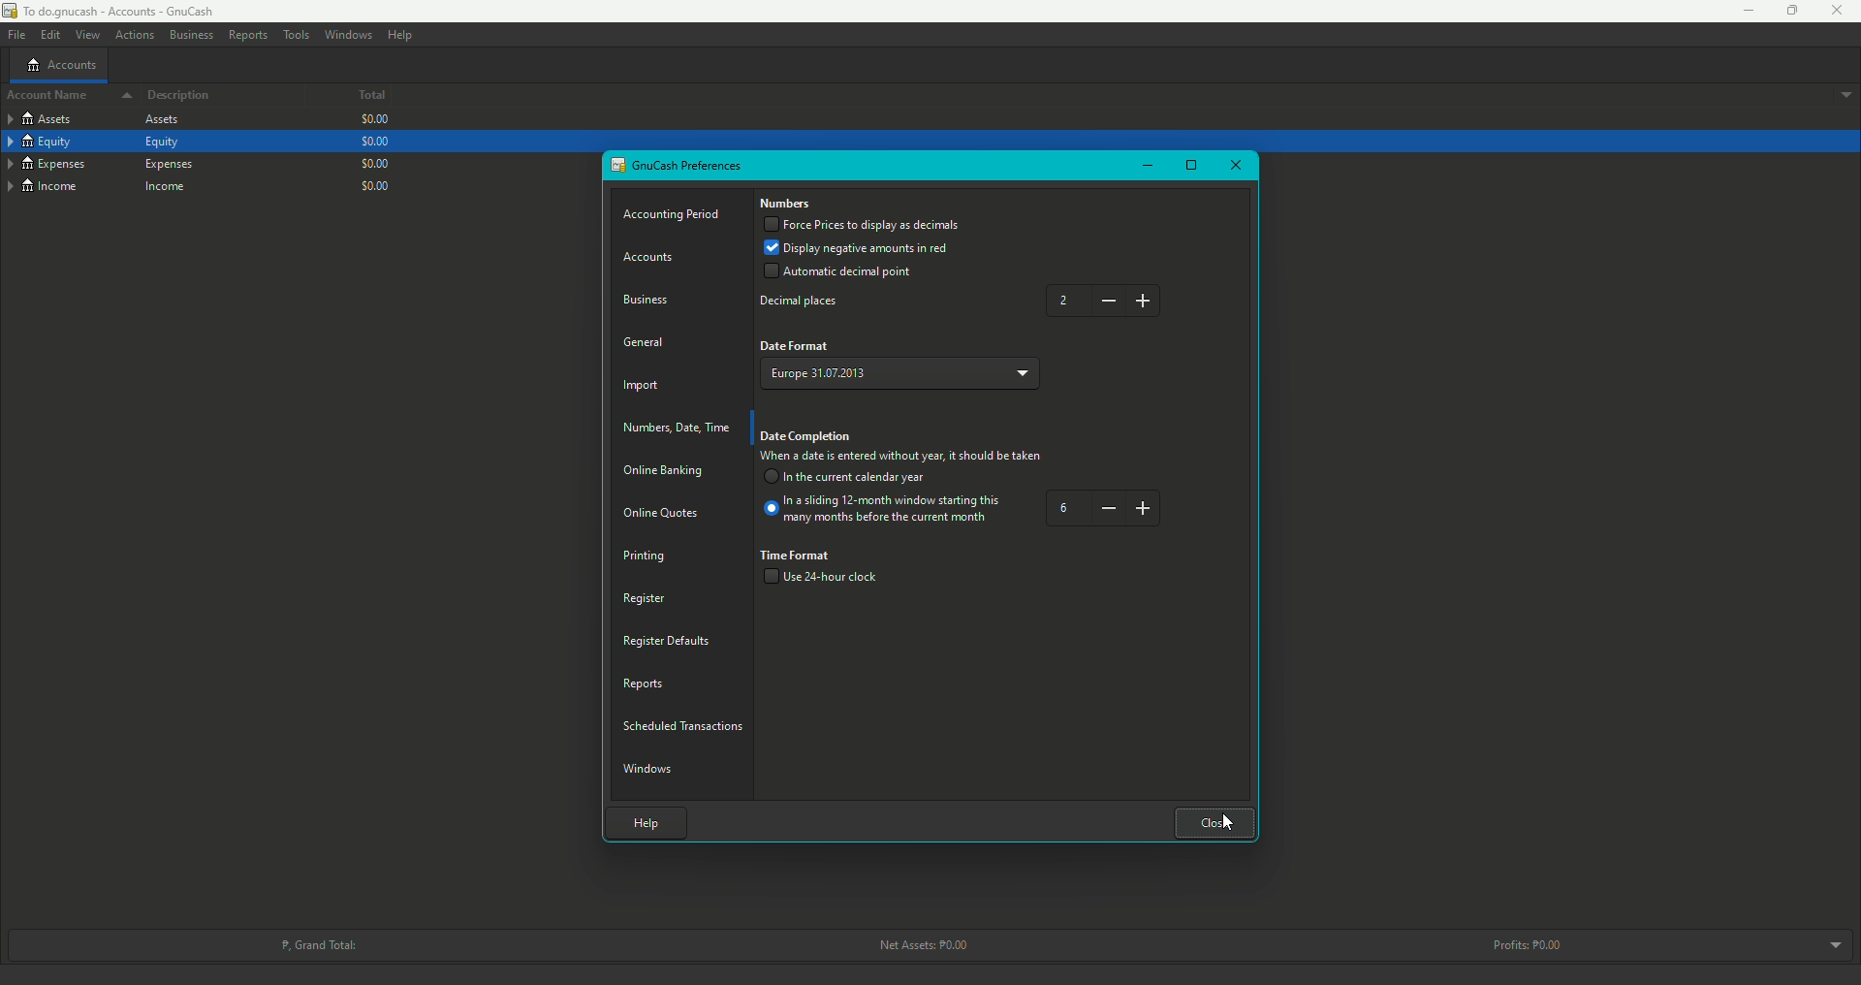 The height and width of the screenshot is (985, 1861). I want to click on Online Quotes, so click(668, 513).